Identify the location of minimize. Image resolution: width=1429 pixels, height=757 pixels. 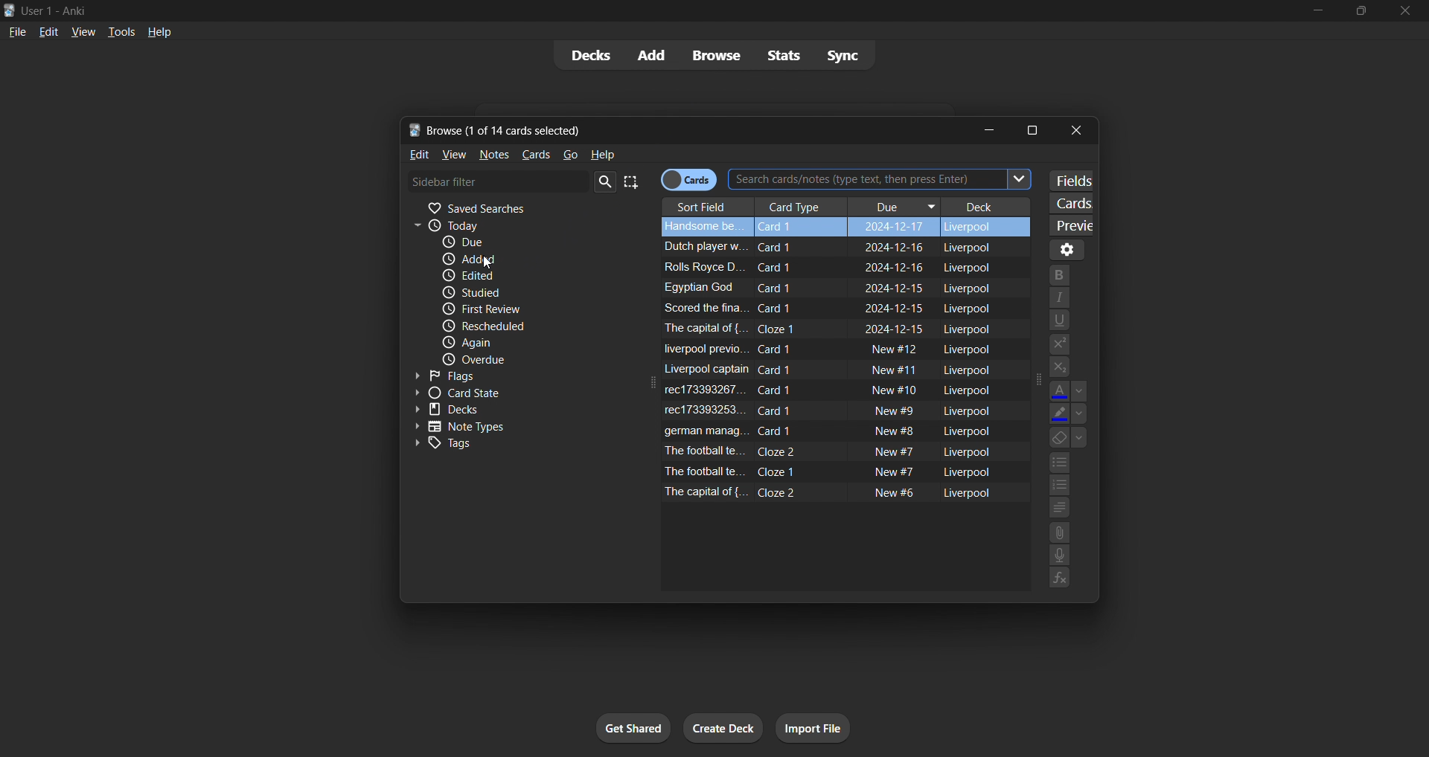
(1309, 11).